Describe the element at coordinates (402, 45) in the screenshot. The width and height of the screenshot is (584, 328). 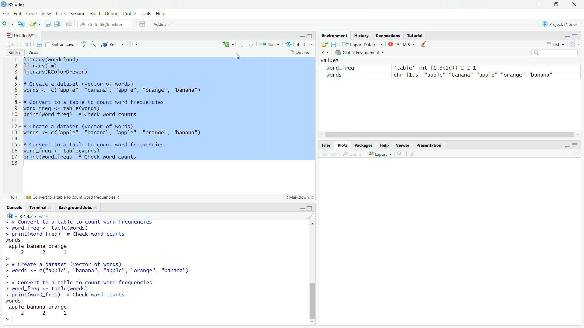
I see `145 MiB ` at that location.